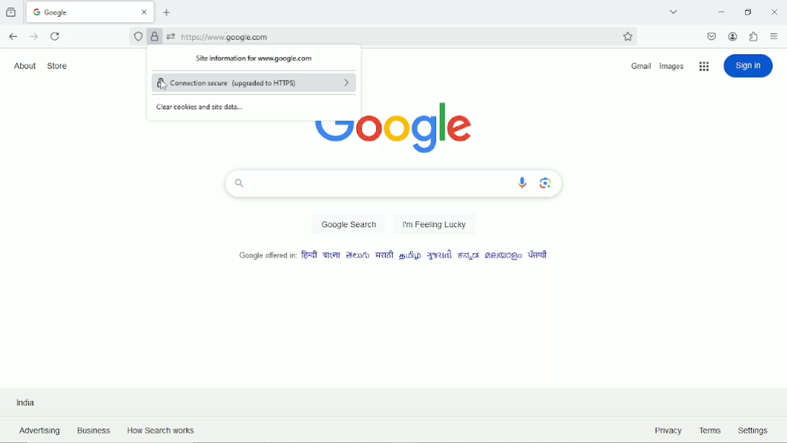 The image size is (787, 443). What do you see at coordinates (25, 65) in the screenshot?
I see `About` at bounding box center [25, 65].